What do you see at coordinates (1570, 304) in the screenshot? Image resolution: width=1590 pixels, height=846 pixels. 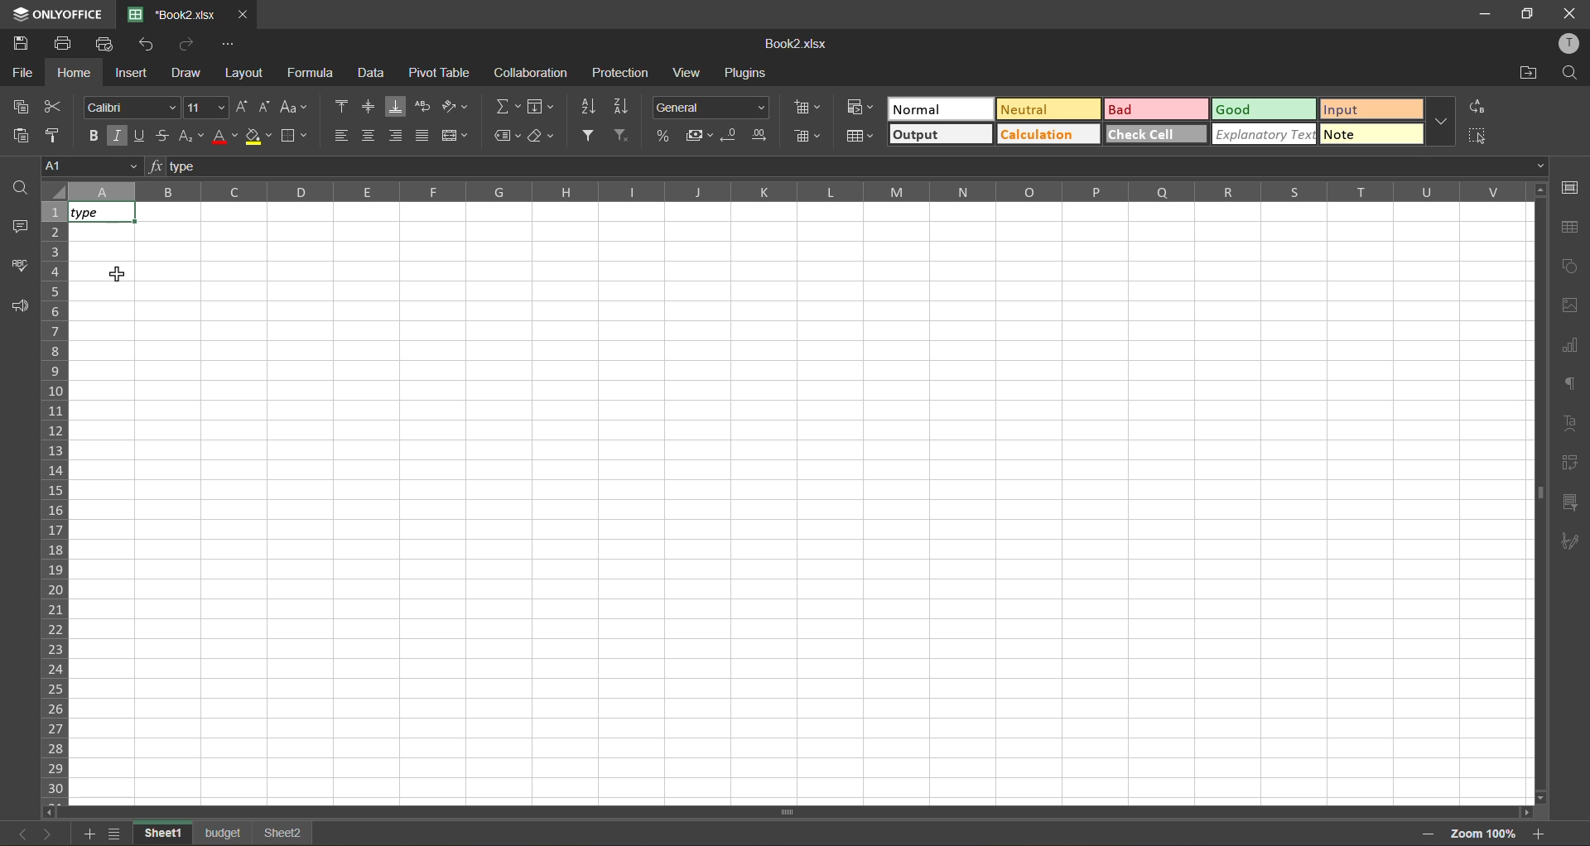 I see `images` at bounding box center [1570, 304].